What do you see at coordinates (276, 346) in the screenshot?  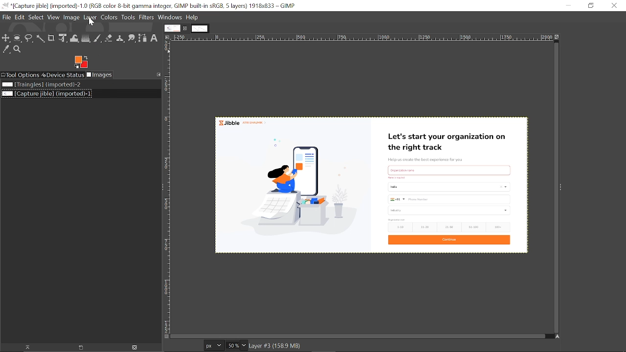 I see `Current image info` at bounding box center [276, 346].